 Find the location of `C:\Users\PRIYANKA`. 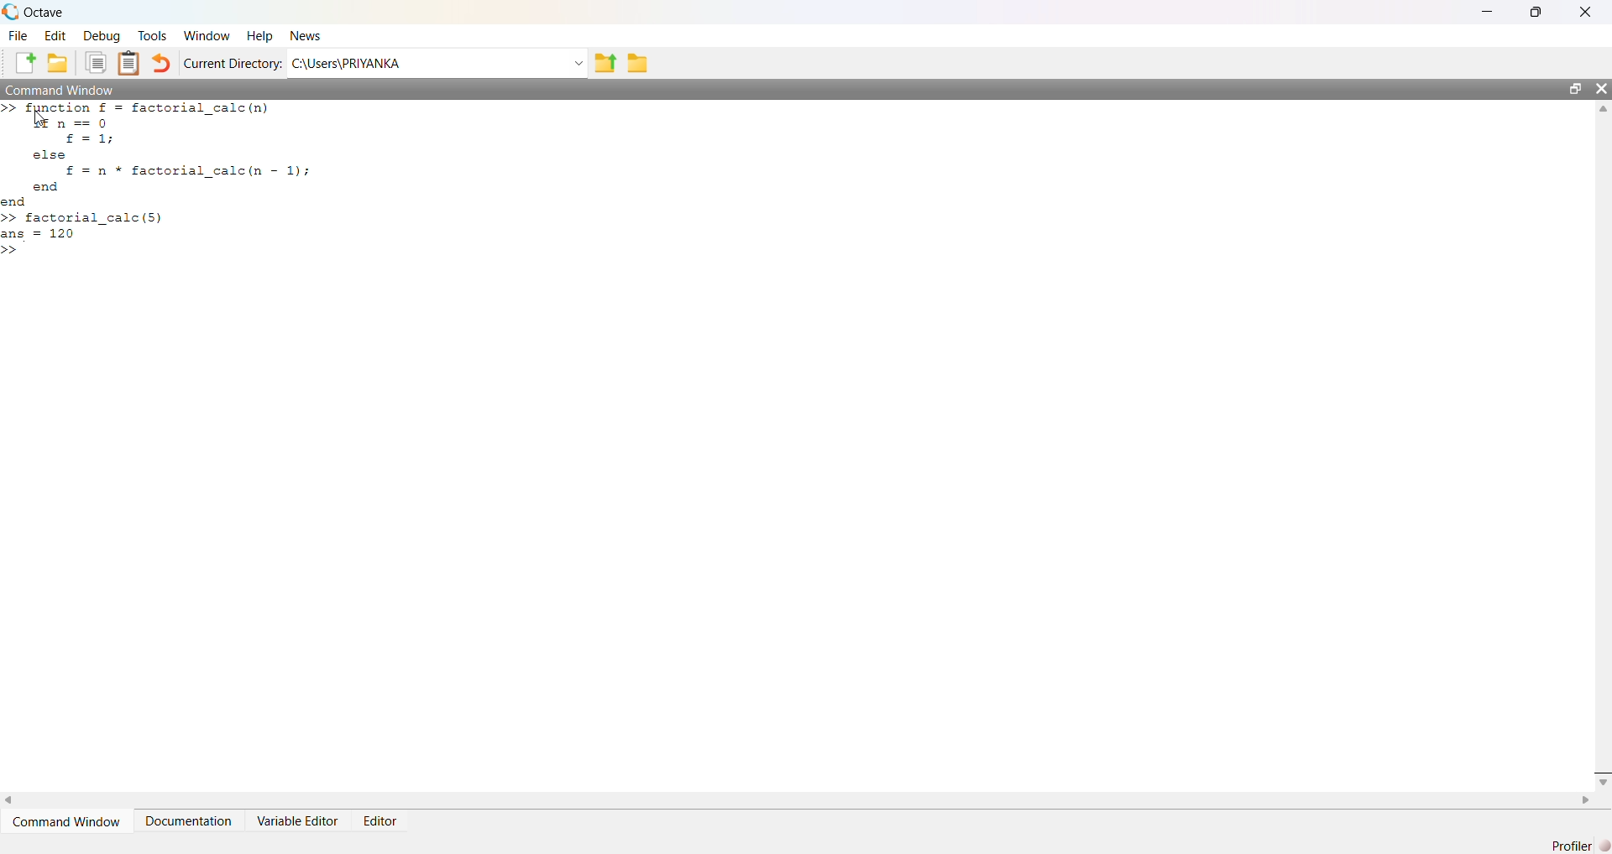

C:\Users\PRIYANKA is located at coordinates (348, 64).